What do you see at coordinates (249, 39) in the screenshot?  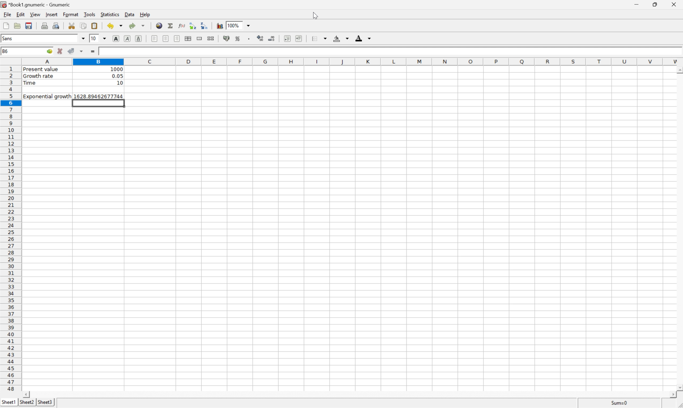 I see `Set the format of the selected cells to include a thousands separator` at bounding box center [249, 39].